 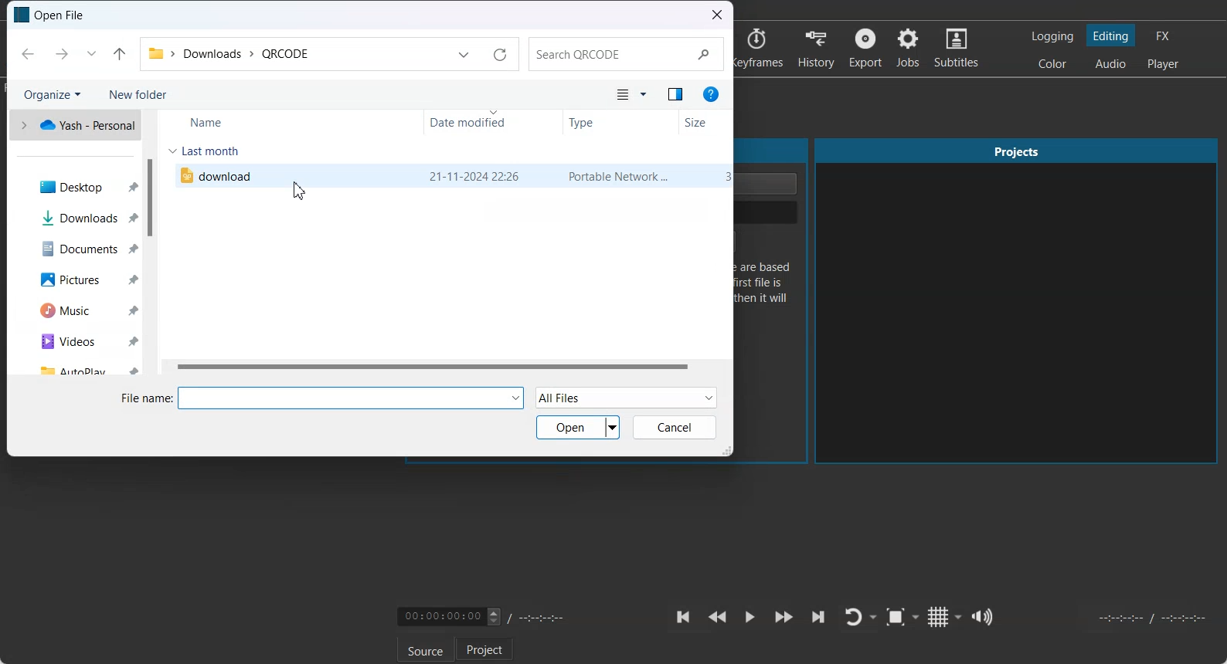 What do you see at coordinates (712, 94) in the screenshot?
I see `Get Help` at bounding box center [712, 94].